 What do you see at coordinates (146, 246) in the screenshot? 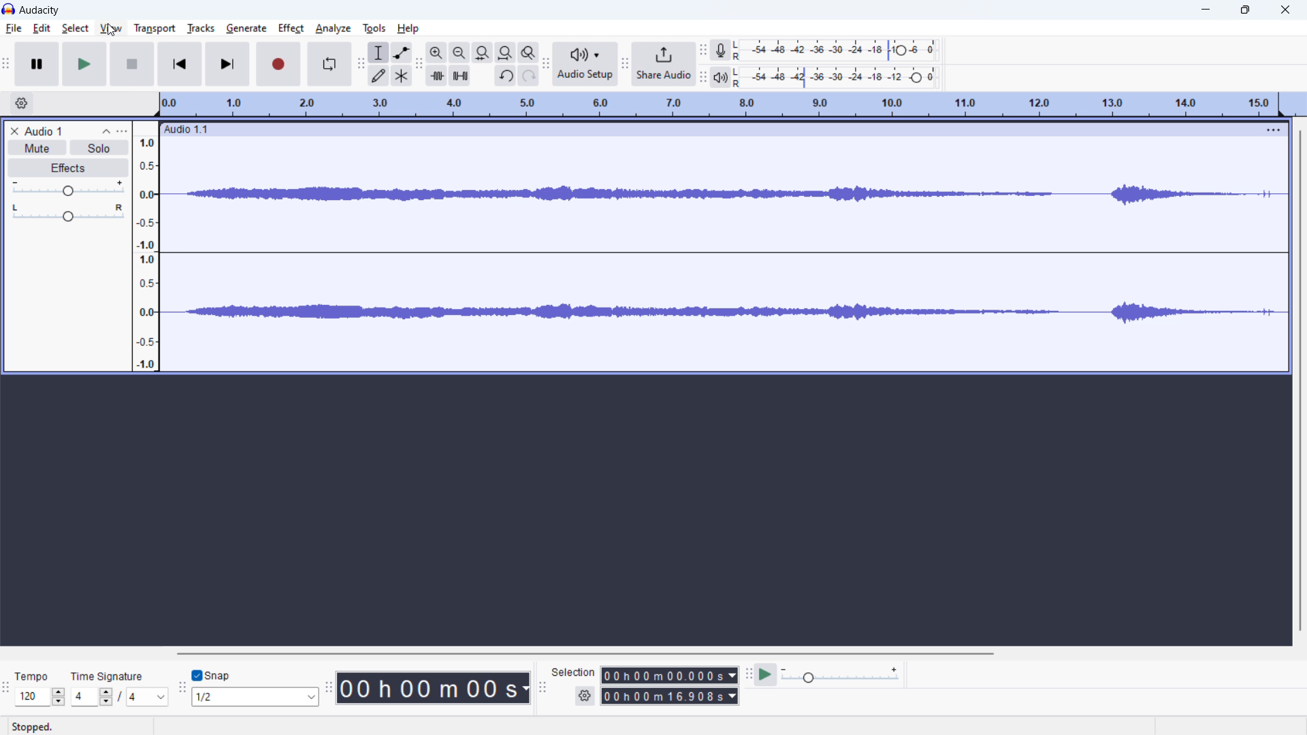
I see `amplitude` at bounding box center [146, 246].